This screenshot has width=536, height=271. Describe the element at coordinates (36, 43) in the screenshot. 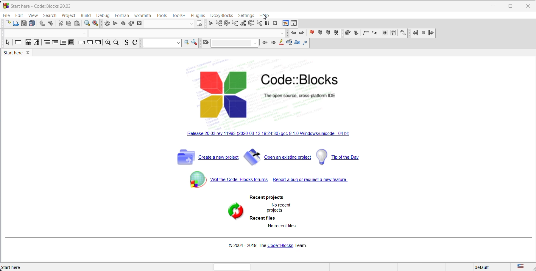

I see `selection` at that location.